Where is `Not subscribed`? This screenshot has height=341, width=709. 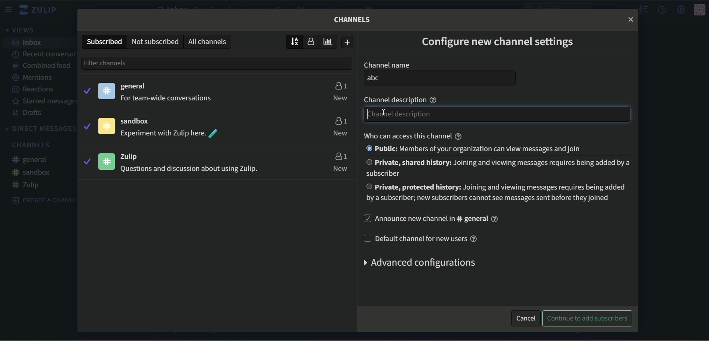
Not subscribed is located at coordinates (154, 41).